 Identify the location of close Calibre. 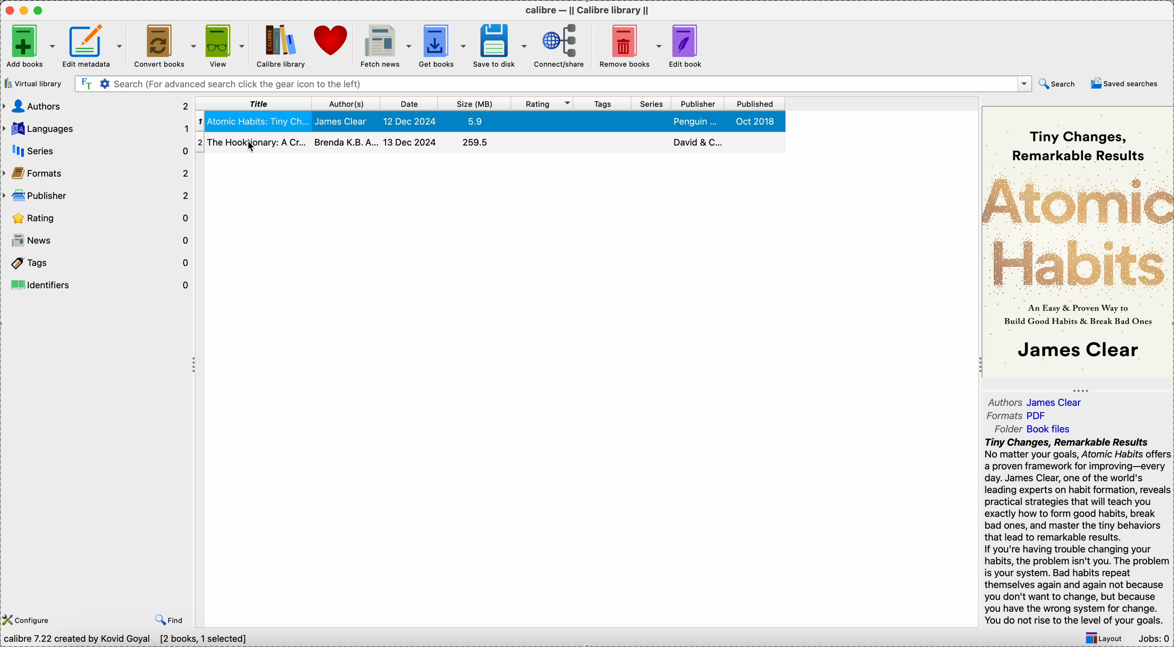
(9, 9).